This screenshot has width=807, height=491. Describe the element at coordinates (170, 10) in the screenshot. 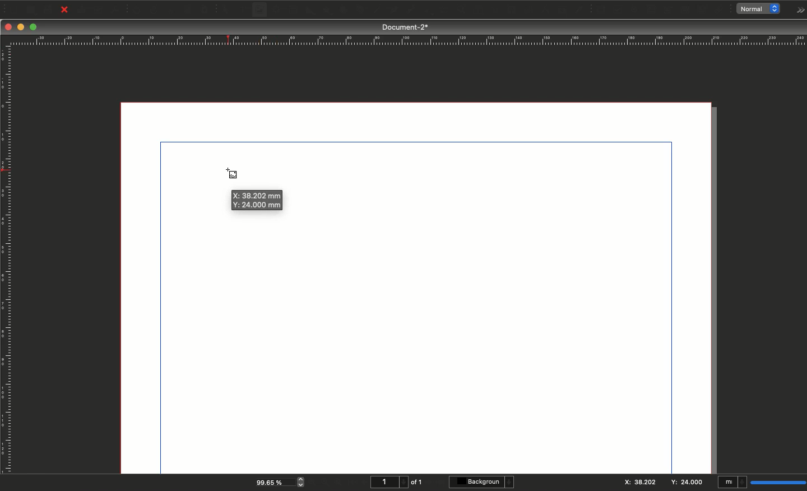

I see `Cut` at that location.